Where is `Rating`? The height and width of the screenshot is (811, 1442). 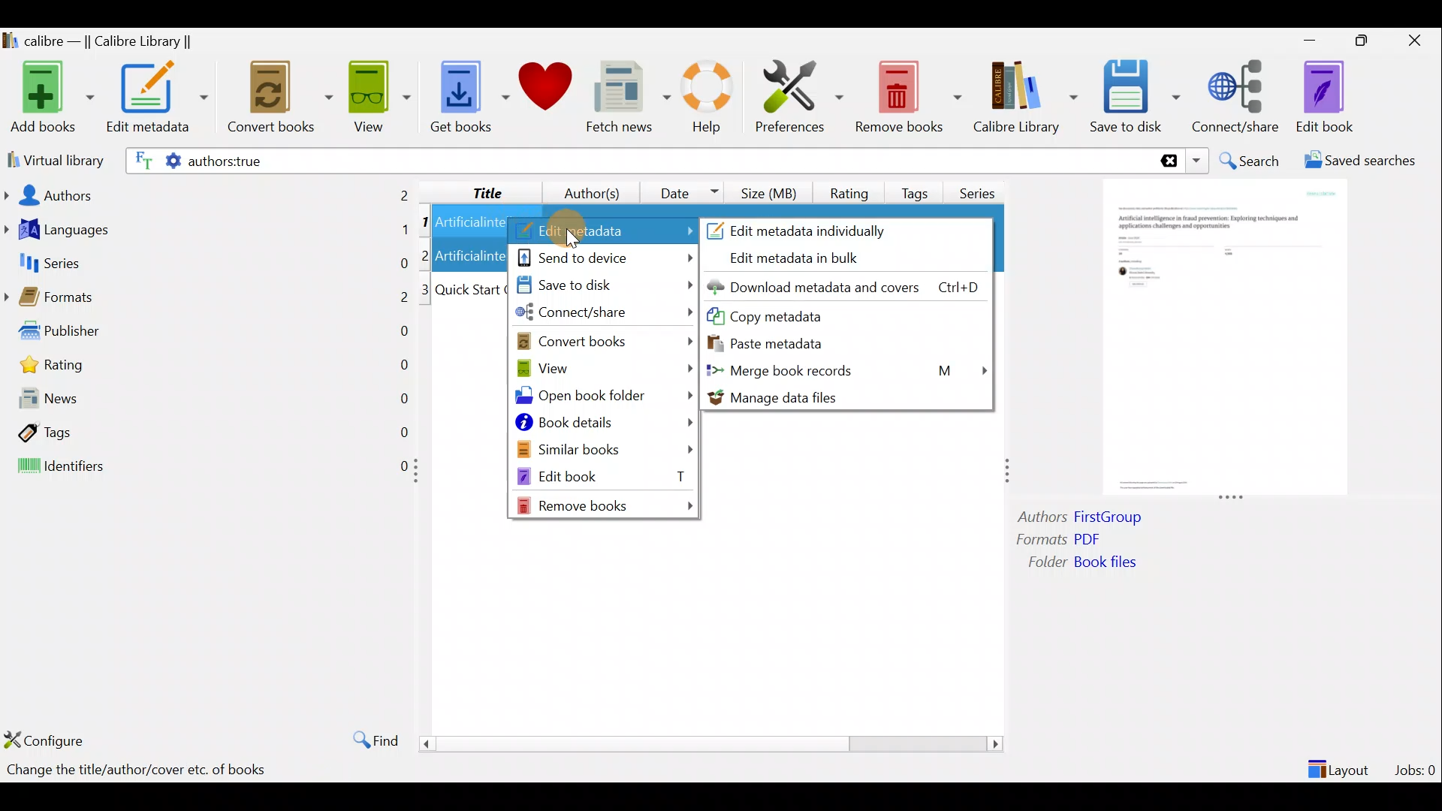
Rating is located at coordinates (213, 369).